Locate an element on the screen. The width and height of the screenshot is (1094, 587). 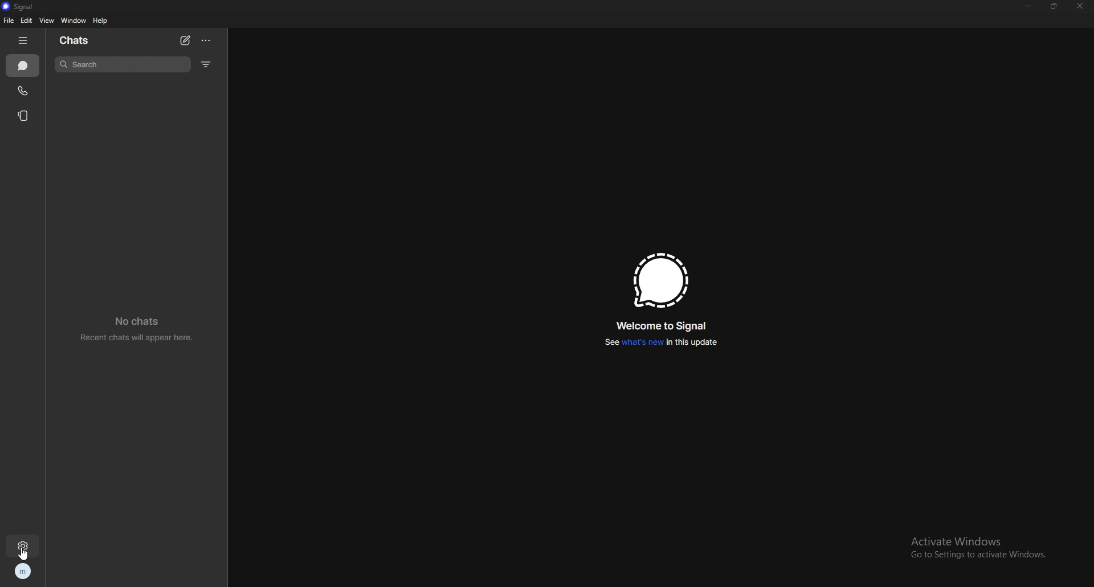
new chat is located at coordinates (185, 41).